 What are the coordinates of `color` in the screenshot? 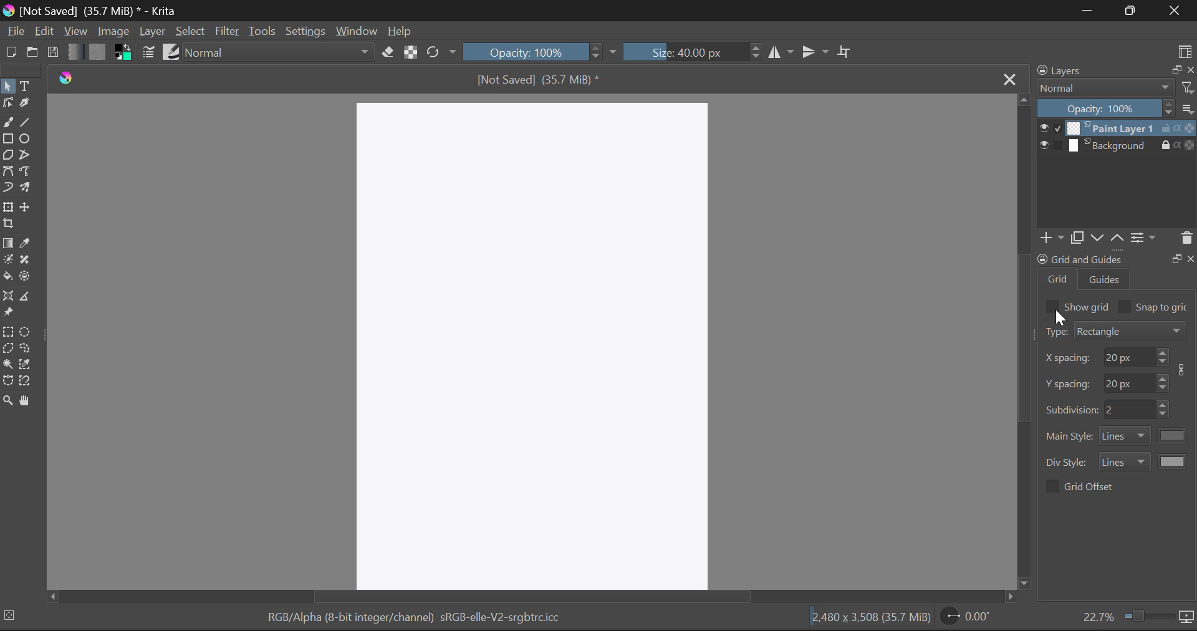 It's located at (1174, 461).